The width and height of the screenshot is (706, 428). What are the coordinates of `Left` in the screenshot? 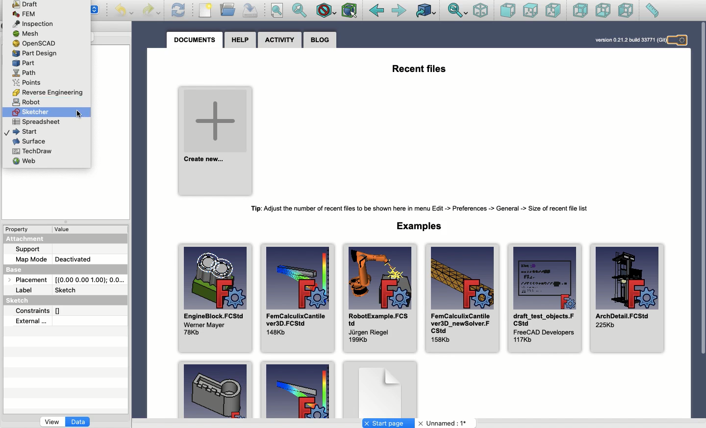 It's located at (627, 10).